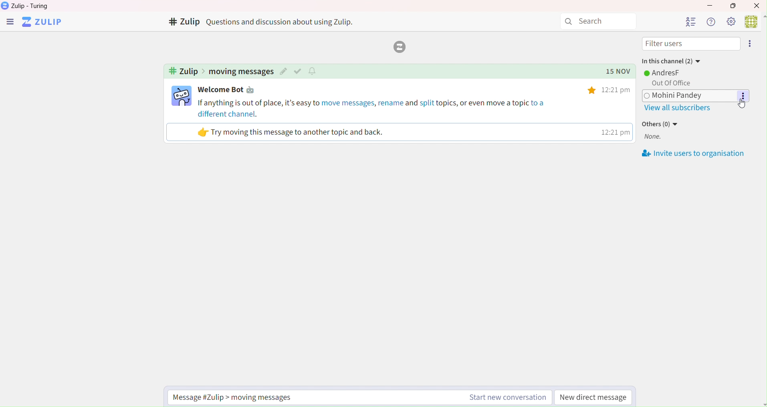  What do you see at coordinates (740, 106) in the screenshot?
I see `cursor` at bounding box center [740, 106].